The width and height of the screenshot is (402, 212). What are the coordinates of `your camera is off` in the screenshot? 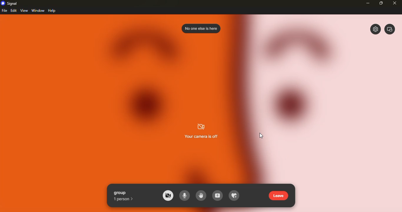 It's located at (200, 136).